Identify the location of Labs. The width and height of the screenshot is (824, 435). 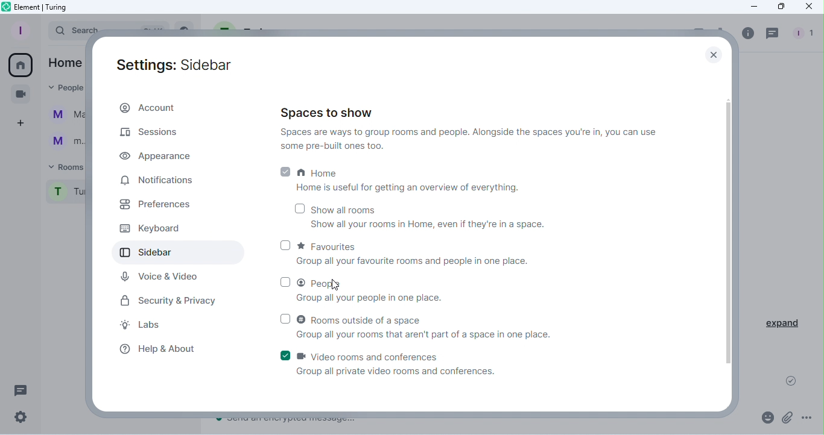
(144, 324).